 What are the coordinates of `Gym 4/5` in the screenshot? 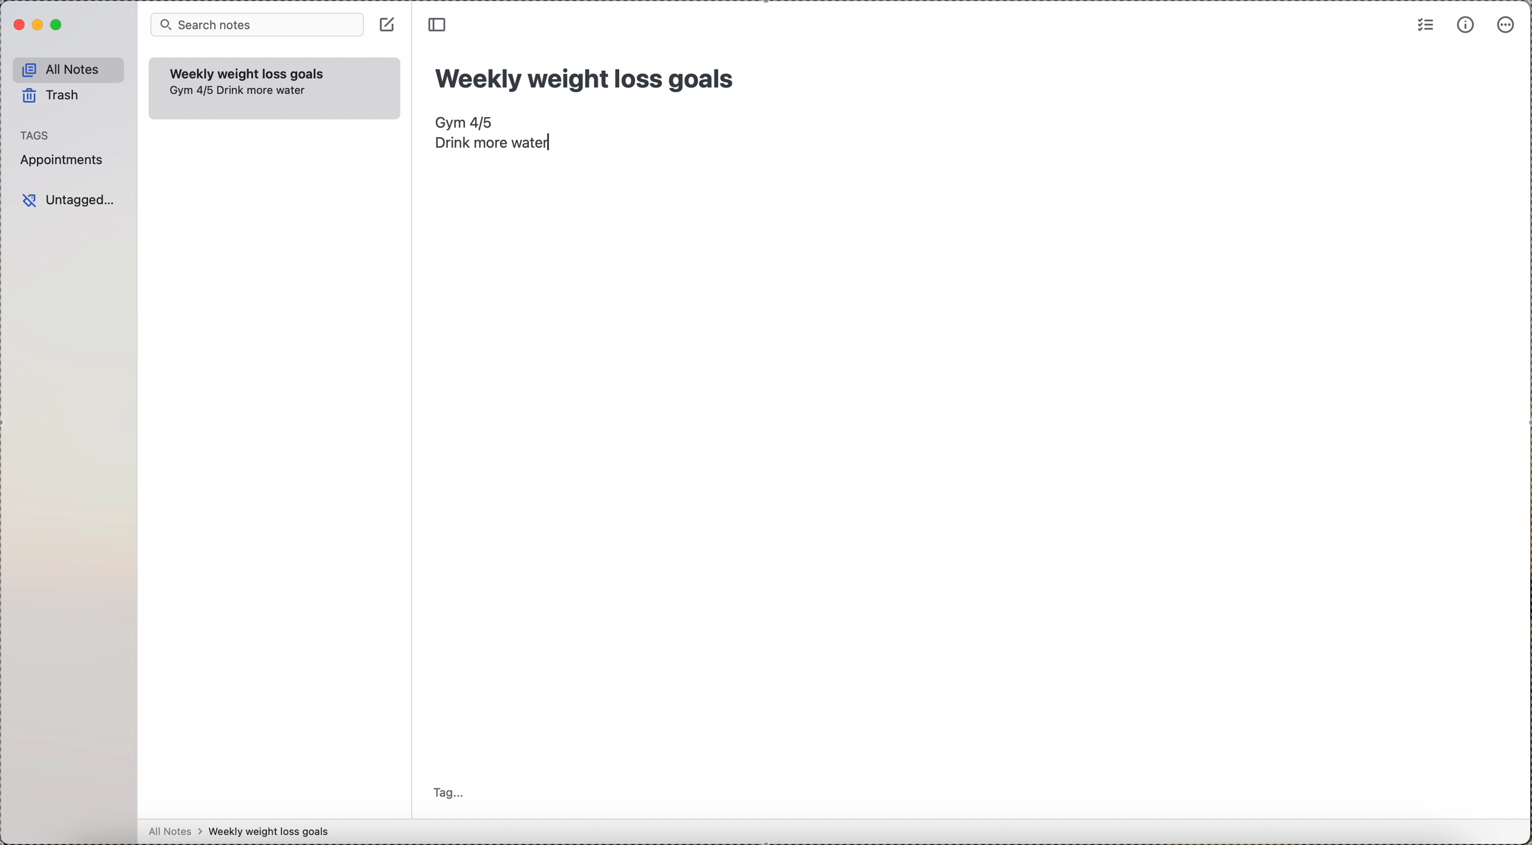 It's located at (190, 90).